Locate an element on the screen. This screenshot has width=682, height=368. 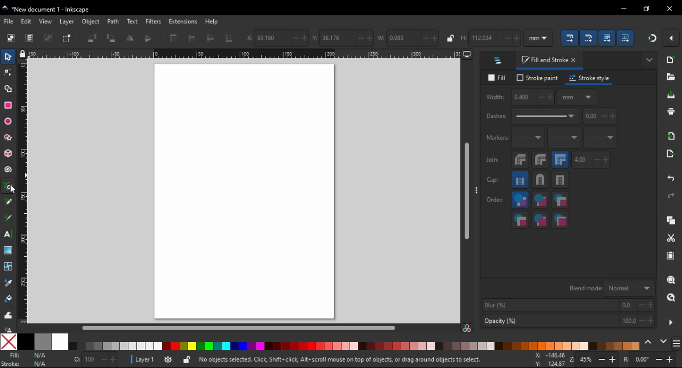
scroll bar is located at coordinates (467, 191).